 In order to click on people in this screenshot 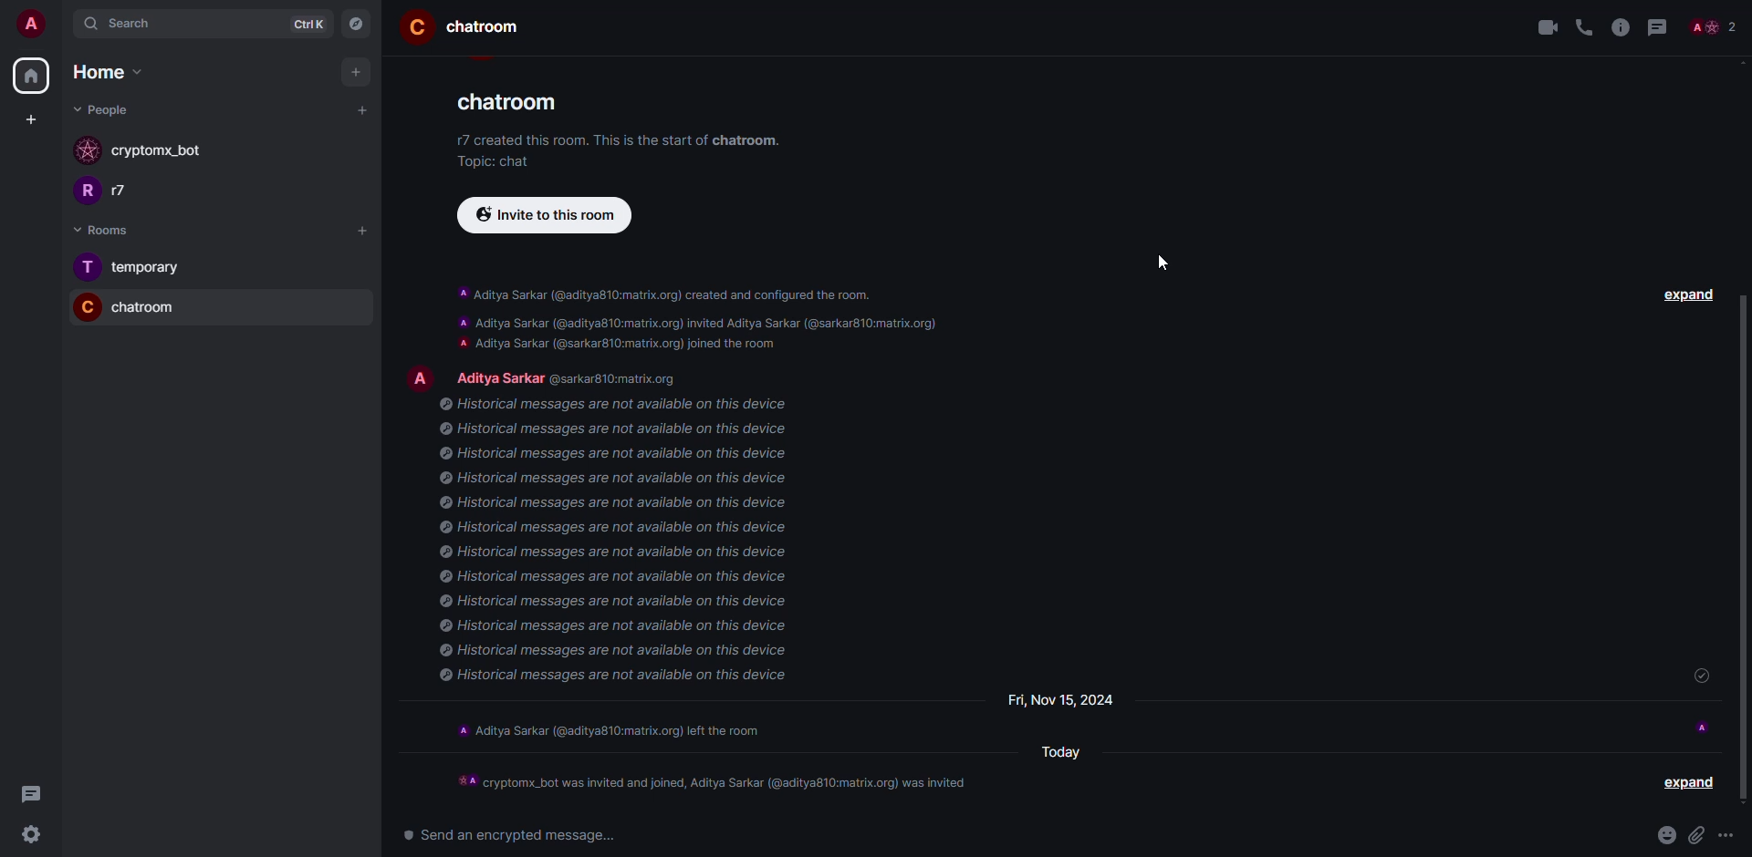, I will do `click(1714, 26)`.